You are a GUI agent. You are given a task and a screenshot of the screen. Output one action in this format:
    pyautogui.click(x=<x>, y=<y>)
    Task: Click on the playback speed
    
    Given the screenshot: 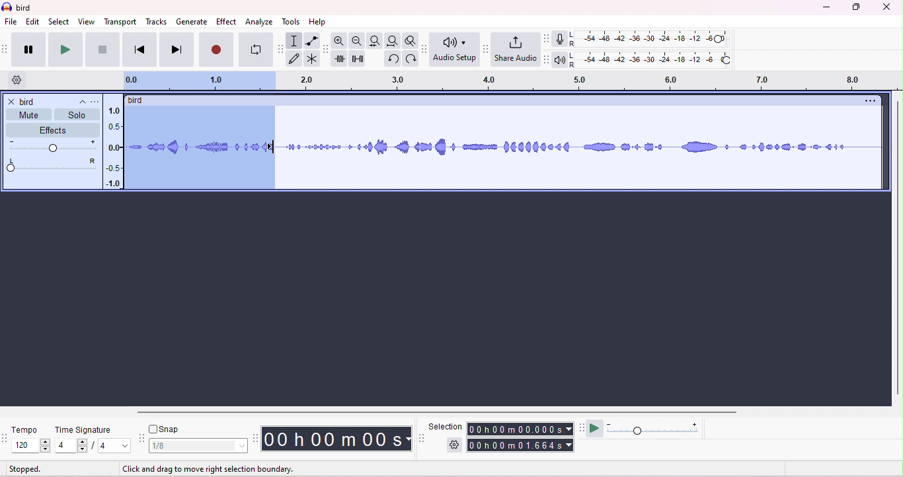 What is the action you would take?
    pyautogui.click(x=656, y=427)
    